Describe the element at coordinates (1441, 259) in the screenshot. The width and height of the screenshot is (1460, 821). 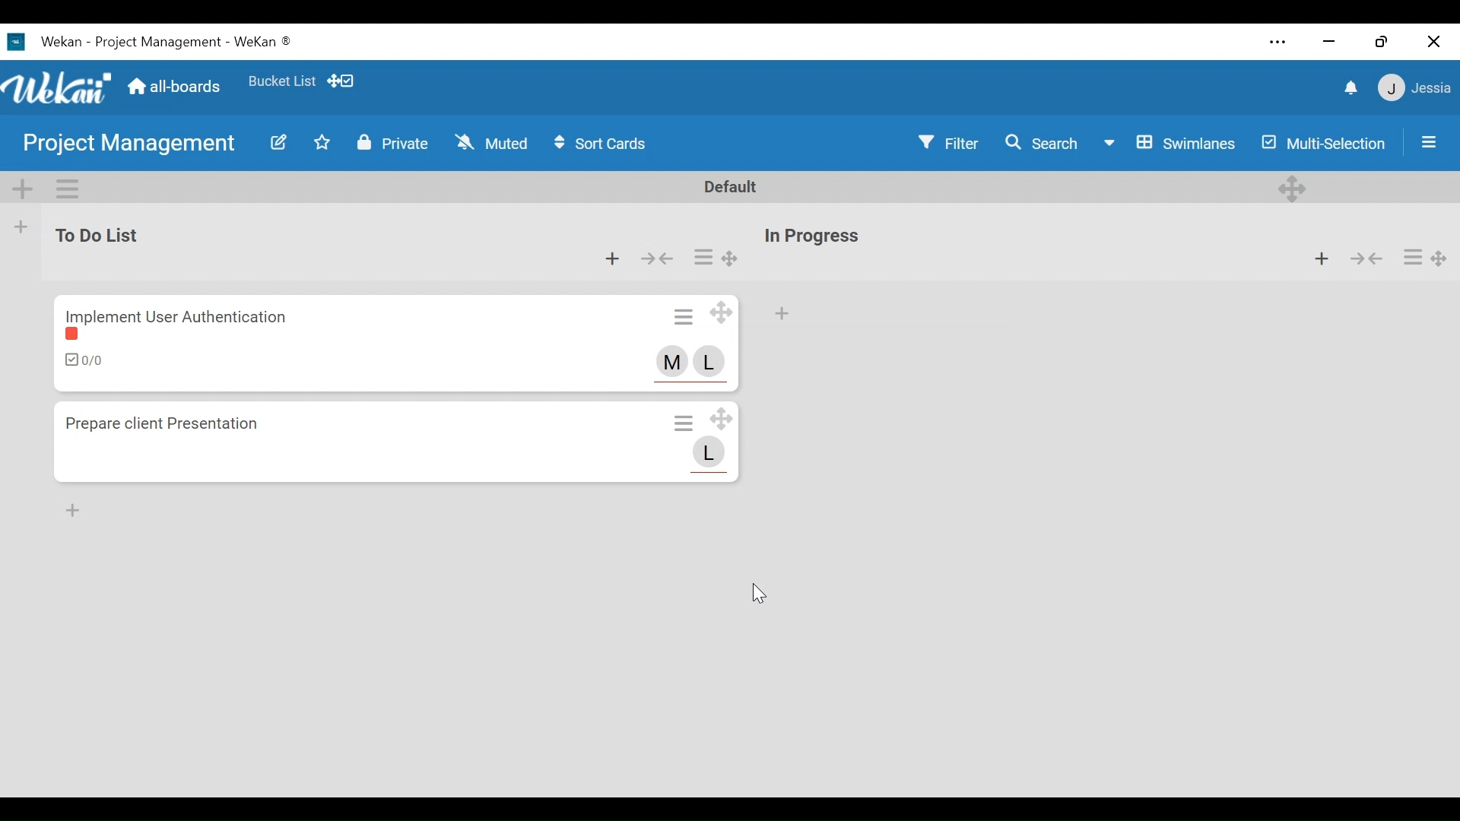
I see `Desktop drag handle` at that location.